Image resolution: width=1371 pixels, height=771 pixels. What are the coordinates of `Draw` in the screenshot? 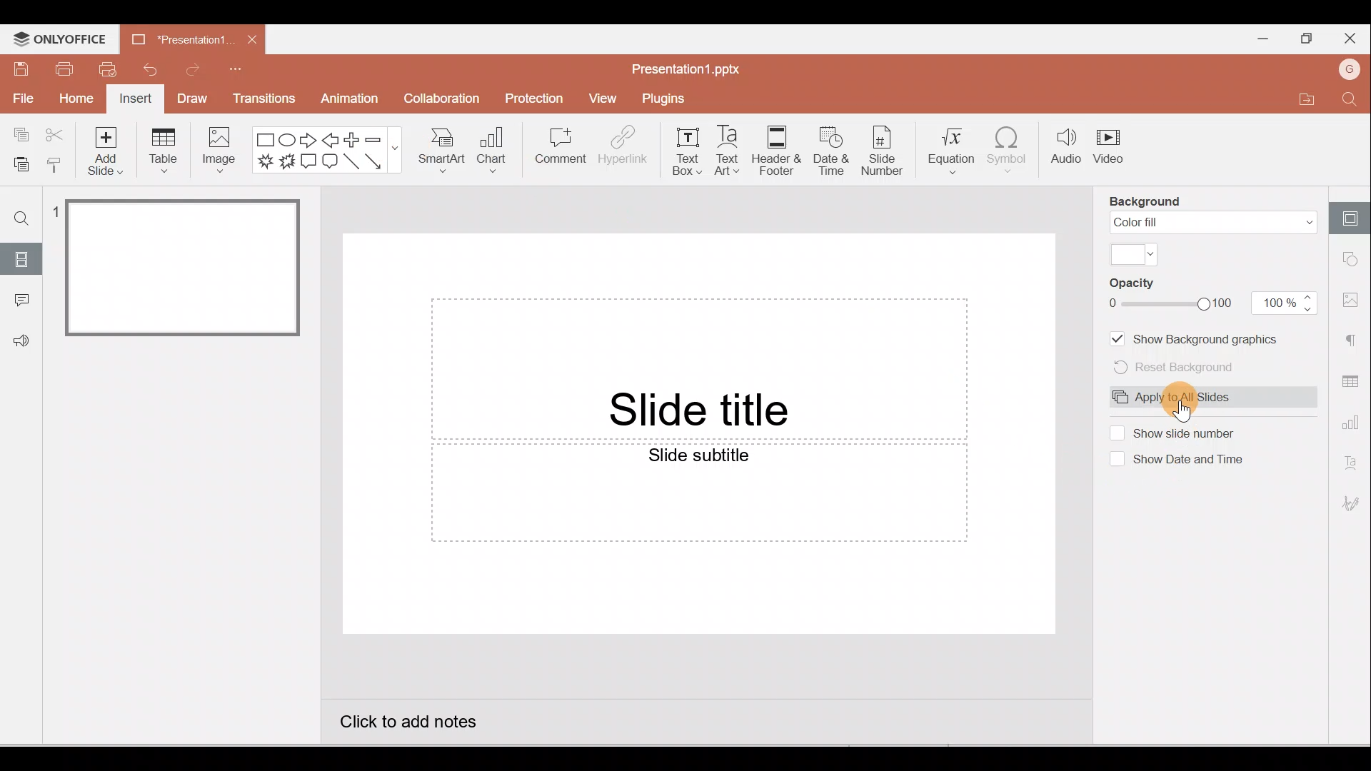 It's located at (194, 101).